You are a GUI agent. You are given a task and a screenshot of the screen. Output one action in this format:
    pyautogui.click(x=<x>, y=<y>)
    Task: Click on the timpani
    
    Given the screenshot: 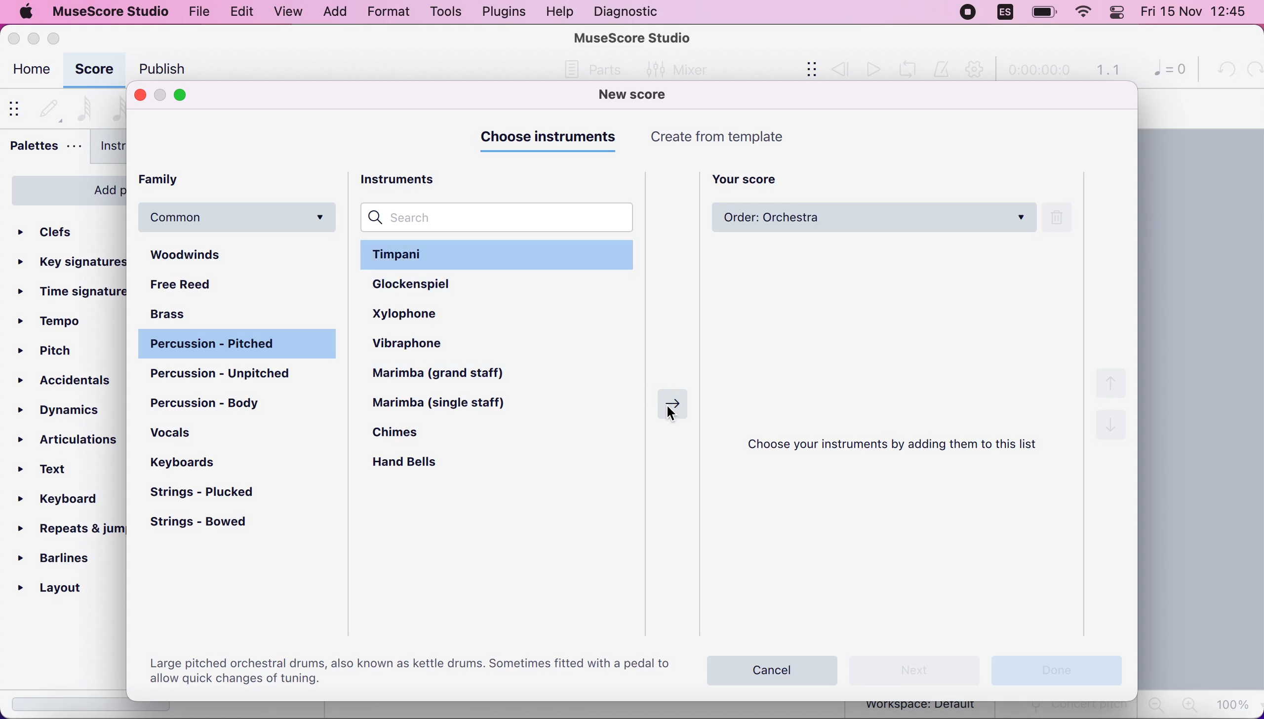 What is the action you would take?
    pyautogui.click(x=500, y=254)
    